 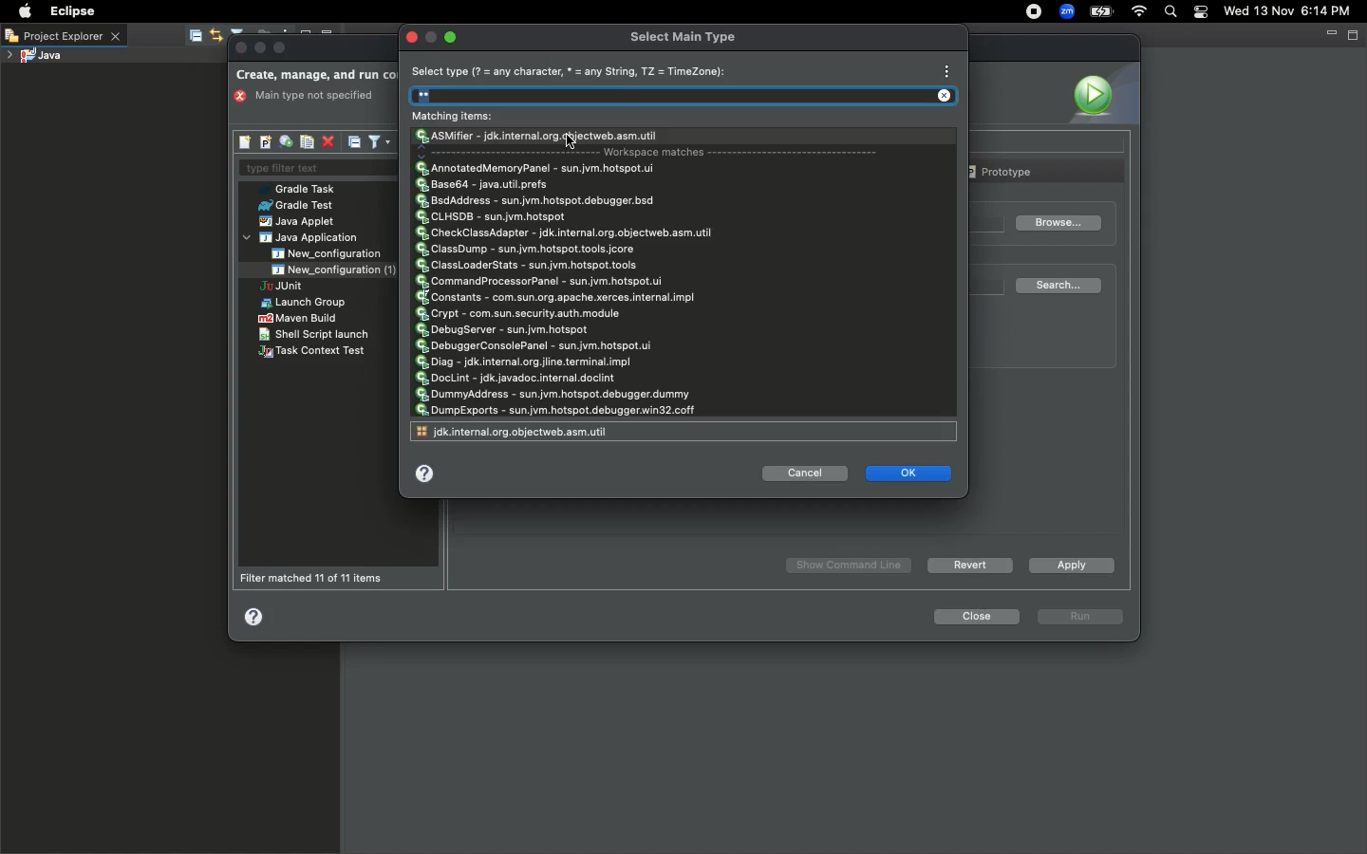 What do you see at coordinates (1101, 93) in the screenshot?
I see `Icon` at bounding box center [1101, 93].